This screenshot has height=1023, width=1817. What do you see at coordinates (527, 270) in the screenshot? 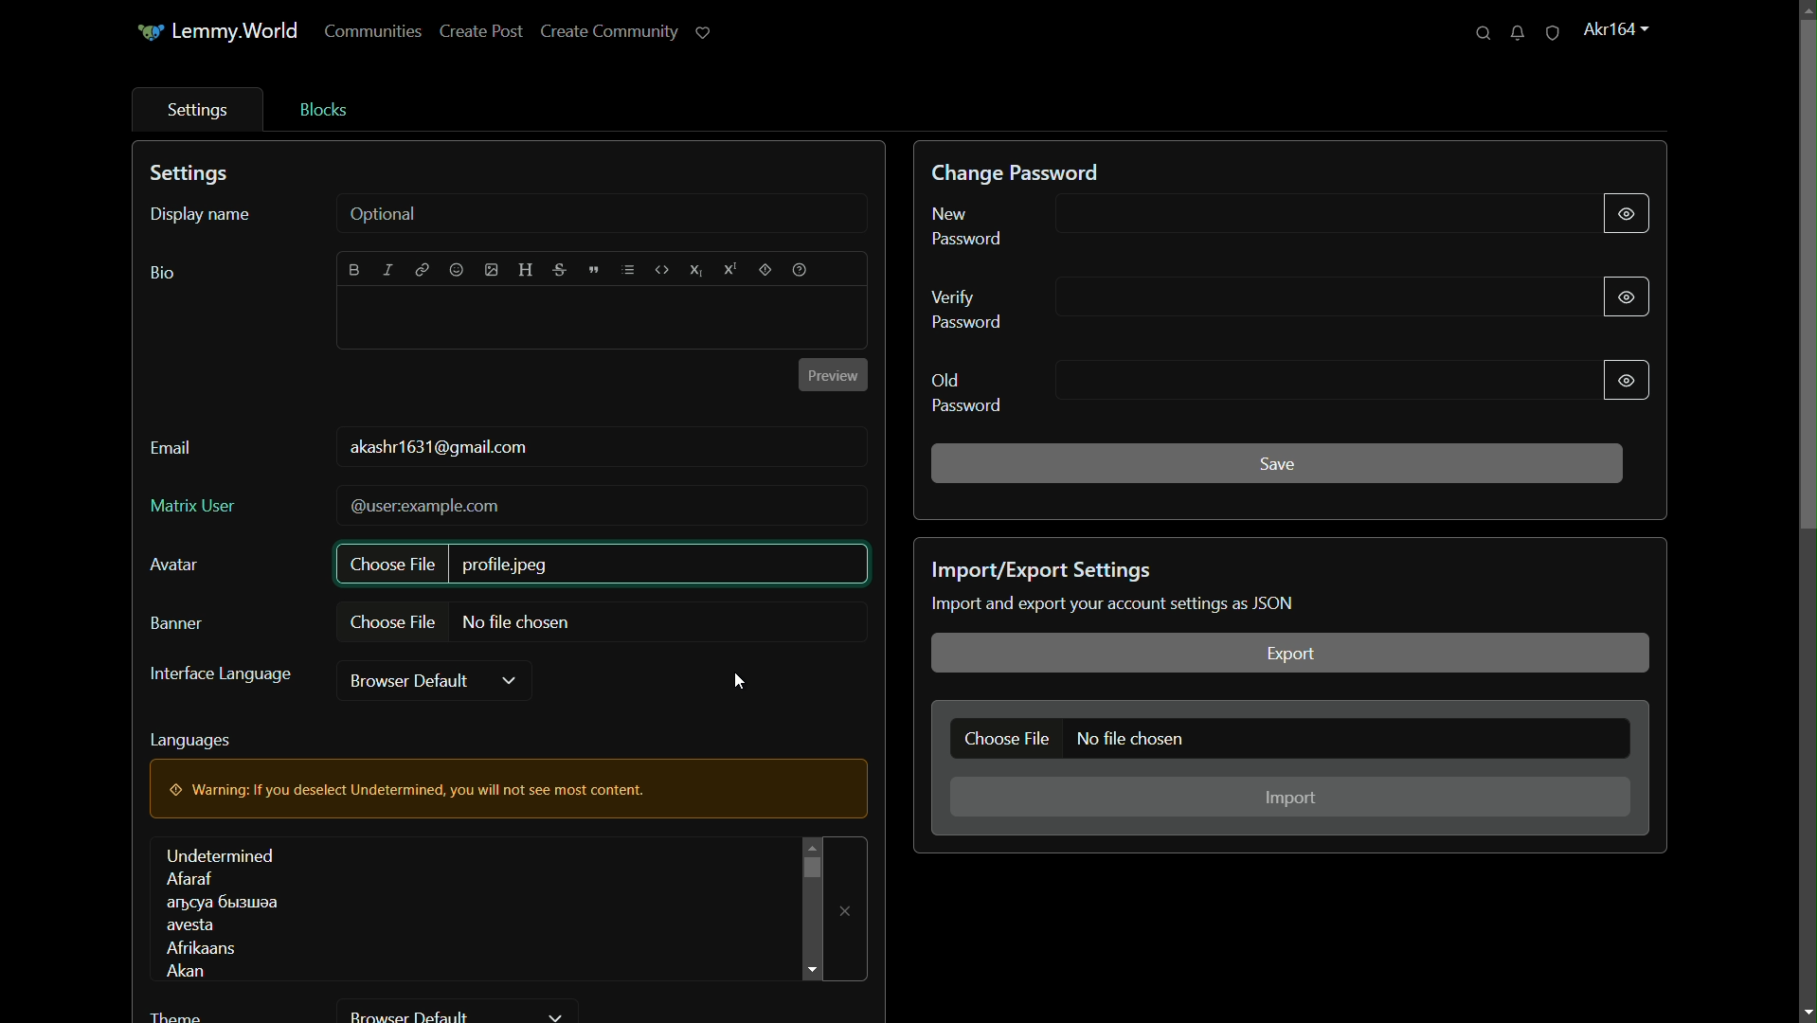
I see `header` at bounding box center [527, 270].